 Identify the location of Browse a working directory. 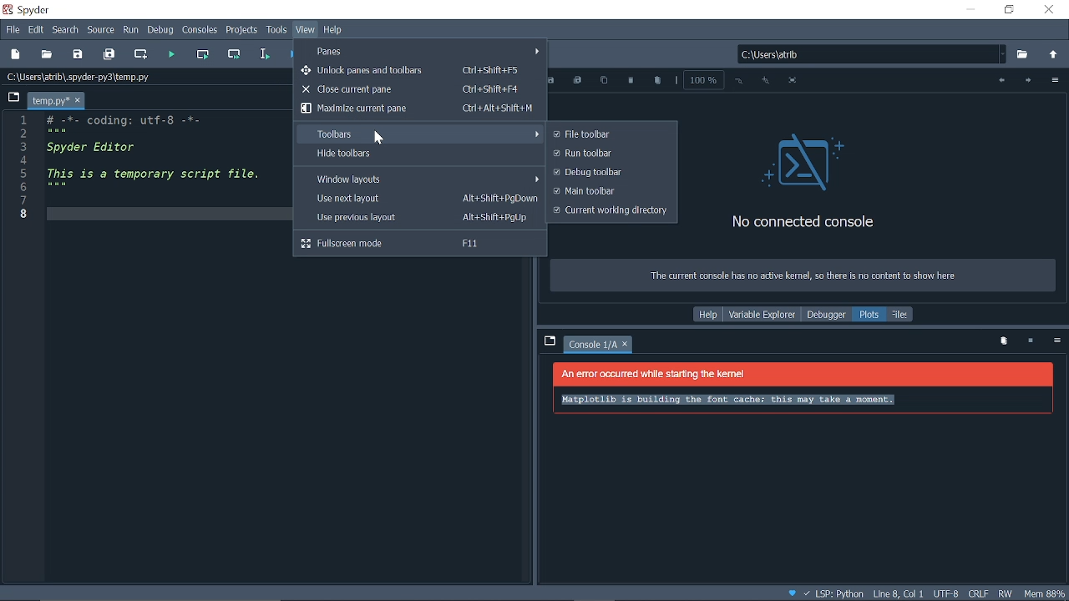
(1024, 55).